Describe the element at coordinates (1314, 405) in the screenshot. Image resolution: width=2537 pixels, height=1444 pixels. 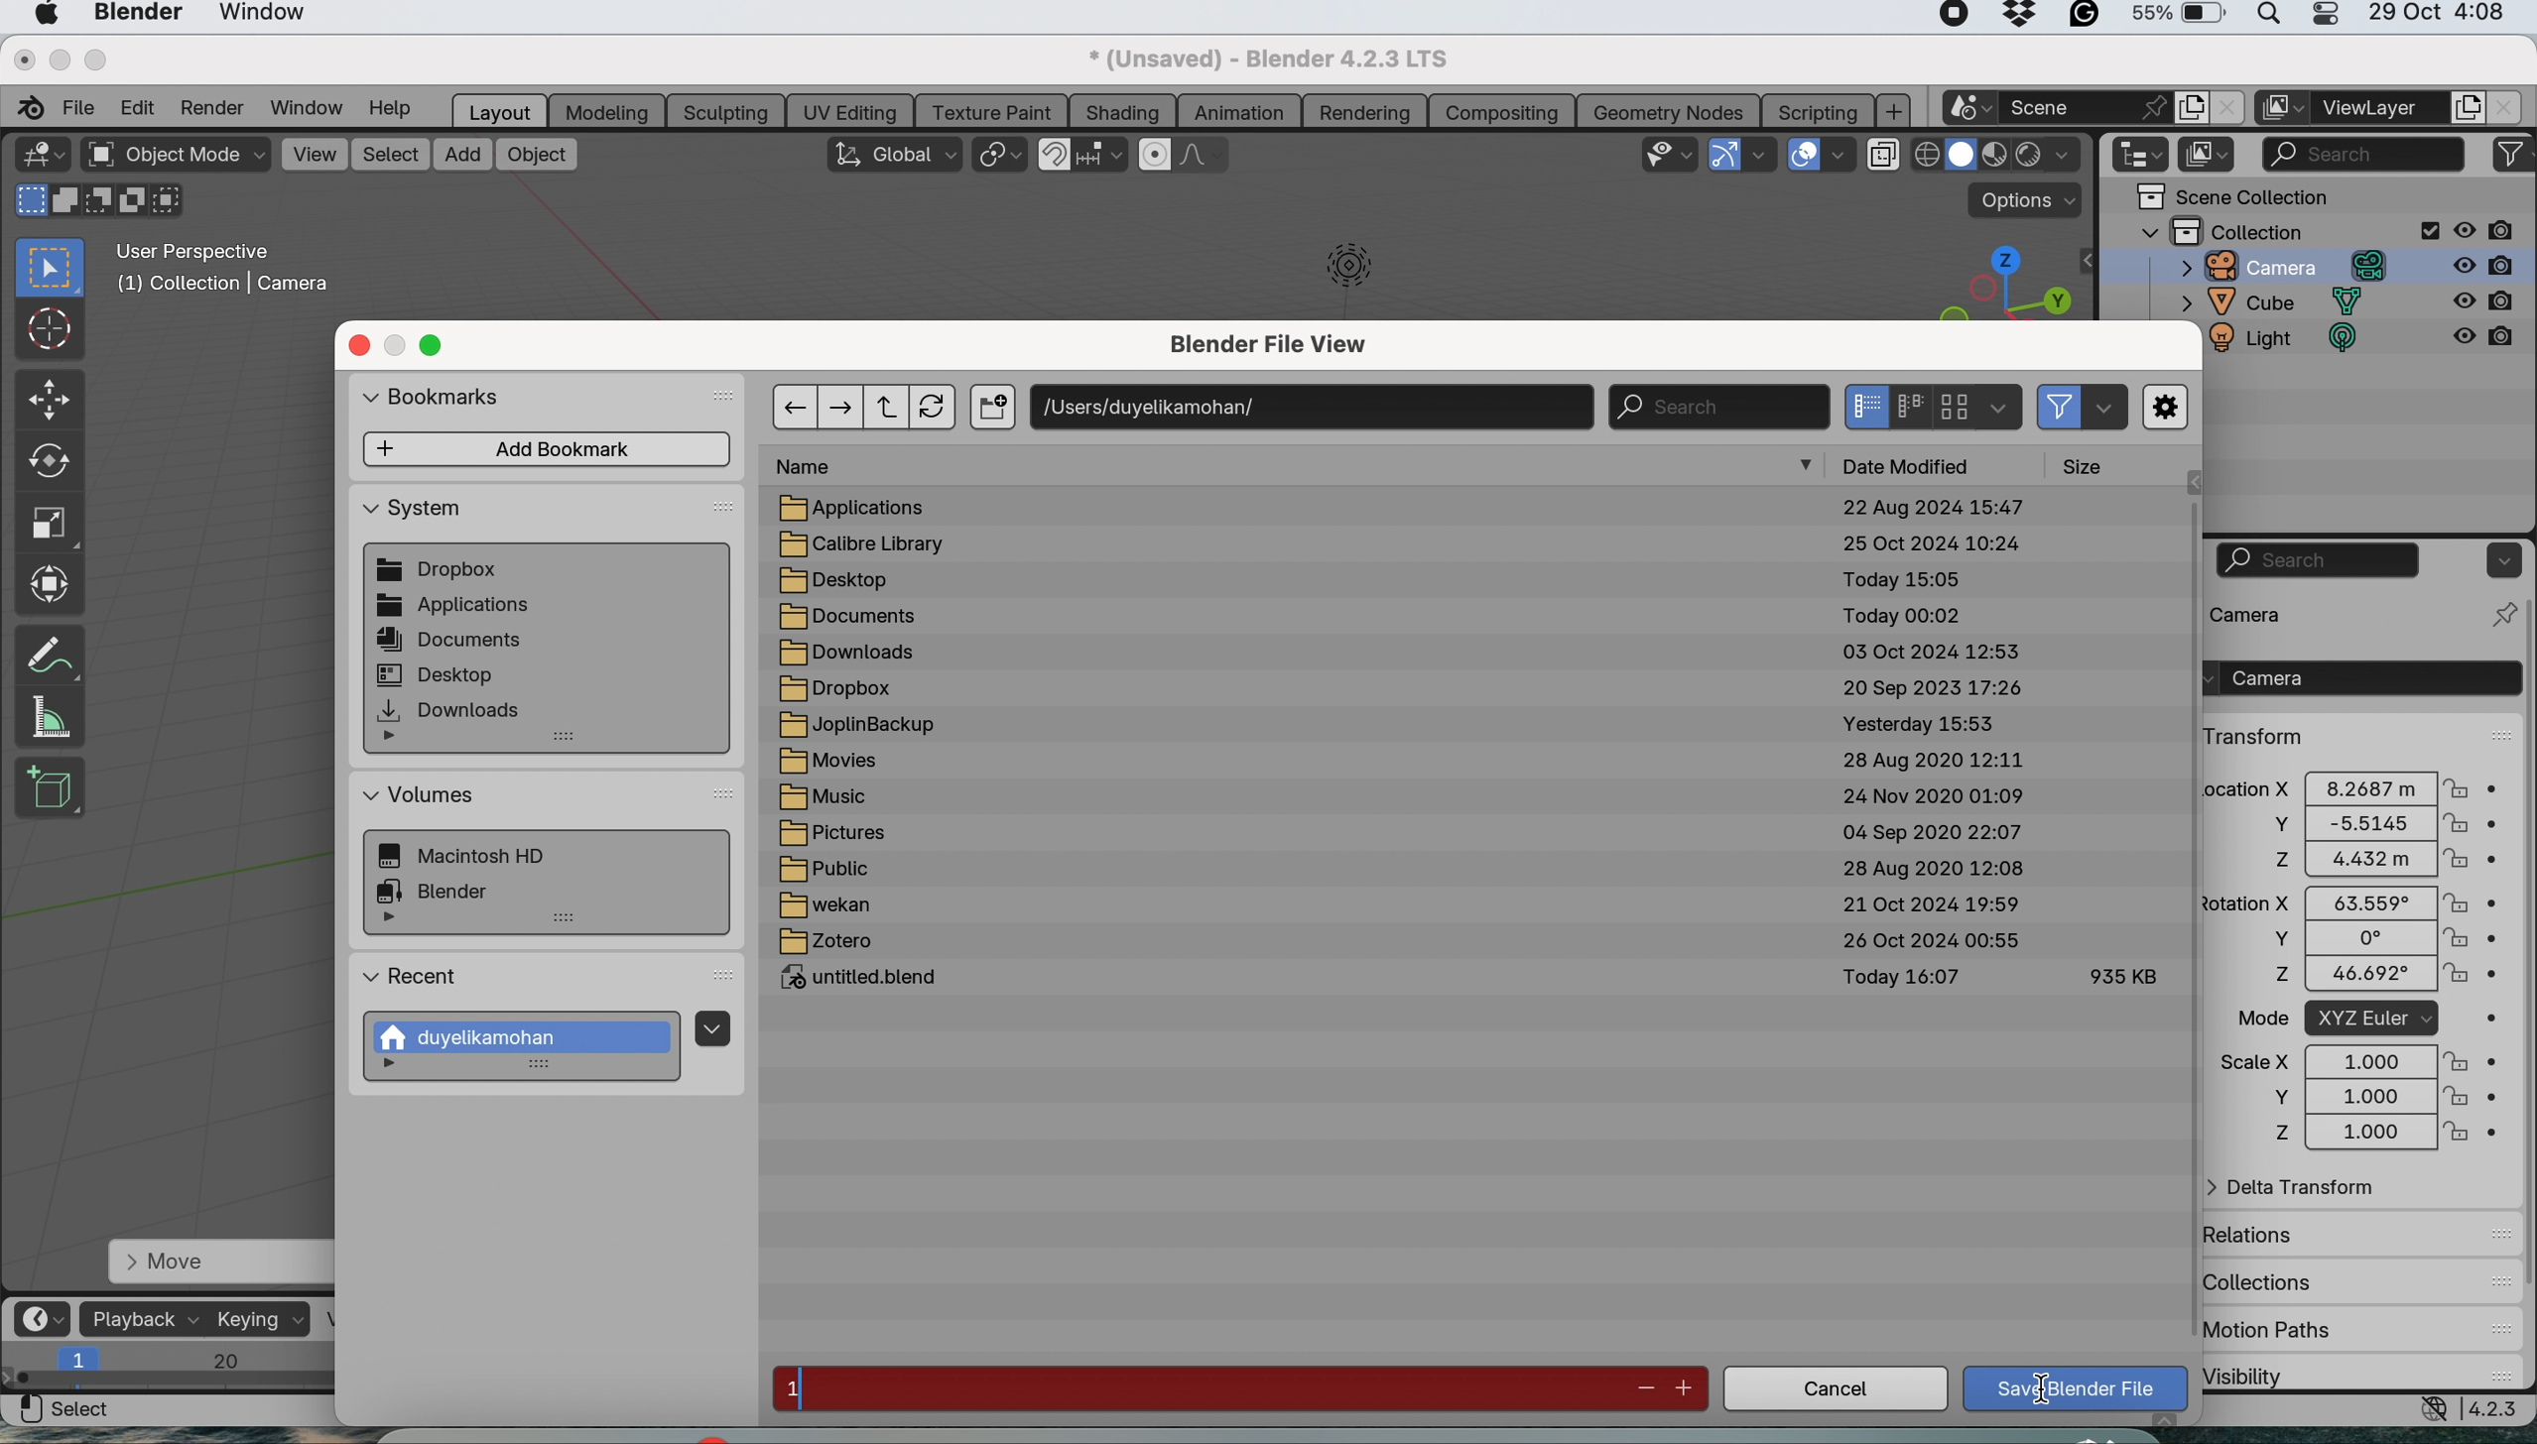
I see `save location` at that location.